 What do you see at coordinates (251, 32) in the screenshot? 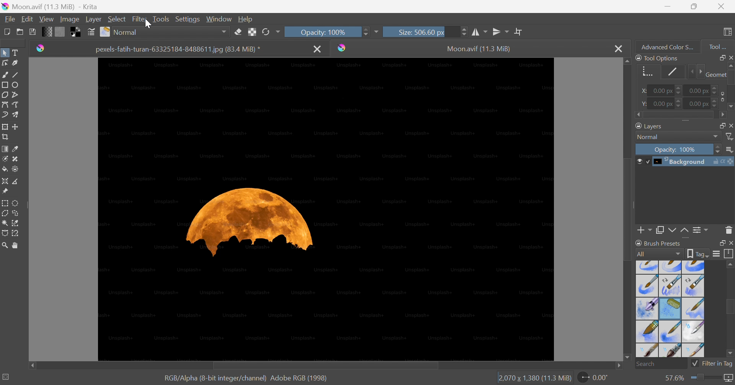
I see `Preserve Alpha` at bounding box center [251, 32].